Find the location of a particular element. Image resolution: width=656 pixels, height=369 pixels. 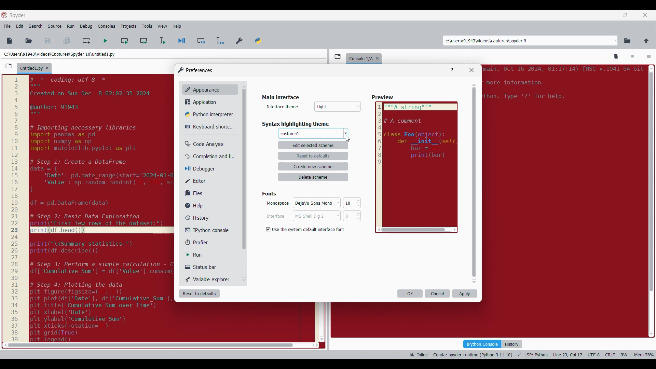

edit selected scheme is located at coordinates (313, 145).